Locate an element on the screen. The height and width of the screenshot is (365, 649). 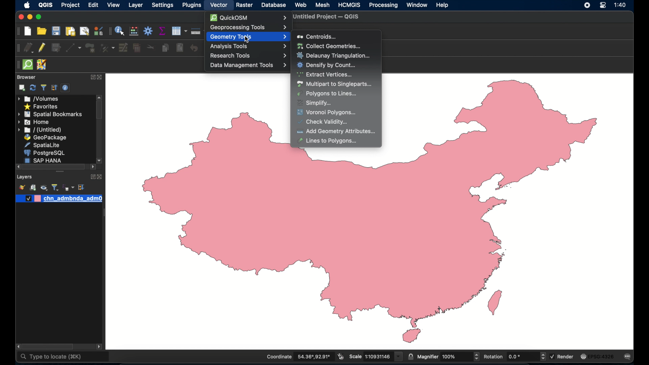
styling manager is located at coordinates (98, 31).